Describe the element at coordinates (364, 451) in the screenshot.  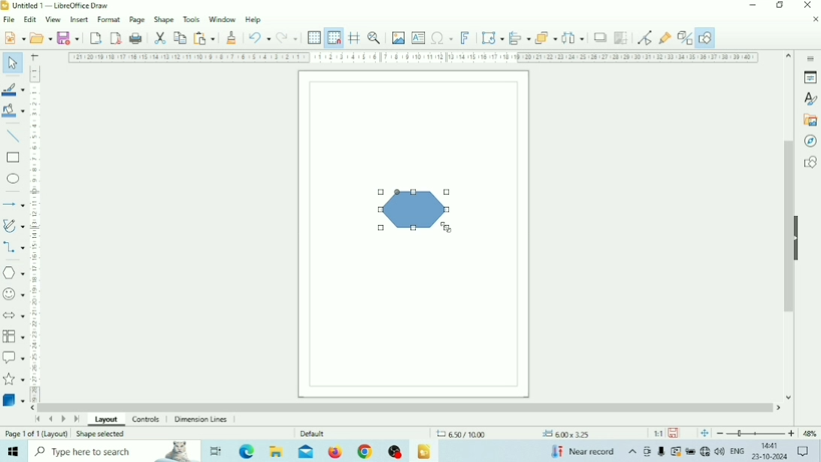
I see `Google Chrome` at that location.